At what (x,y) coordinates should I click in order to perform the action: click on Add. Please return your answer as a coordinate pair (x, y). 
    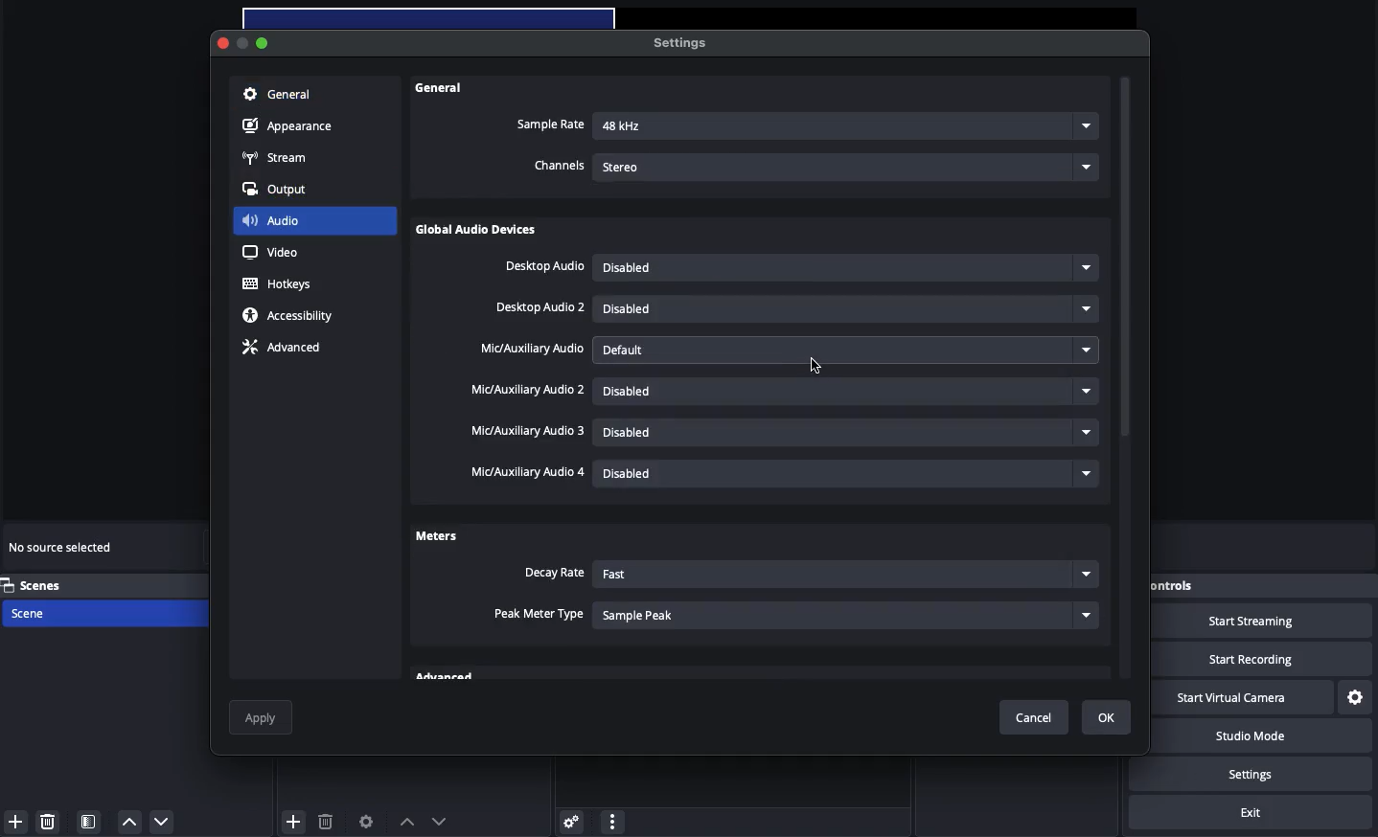
    Looking at the image, I should click on (15, 822).